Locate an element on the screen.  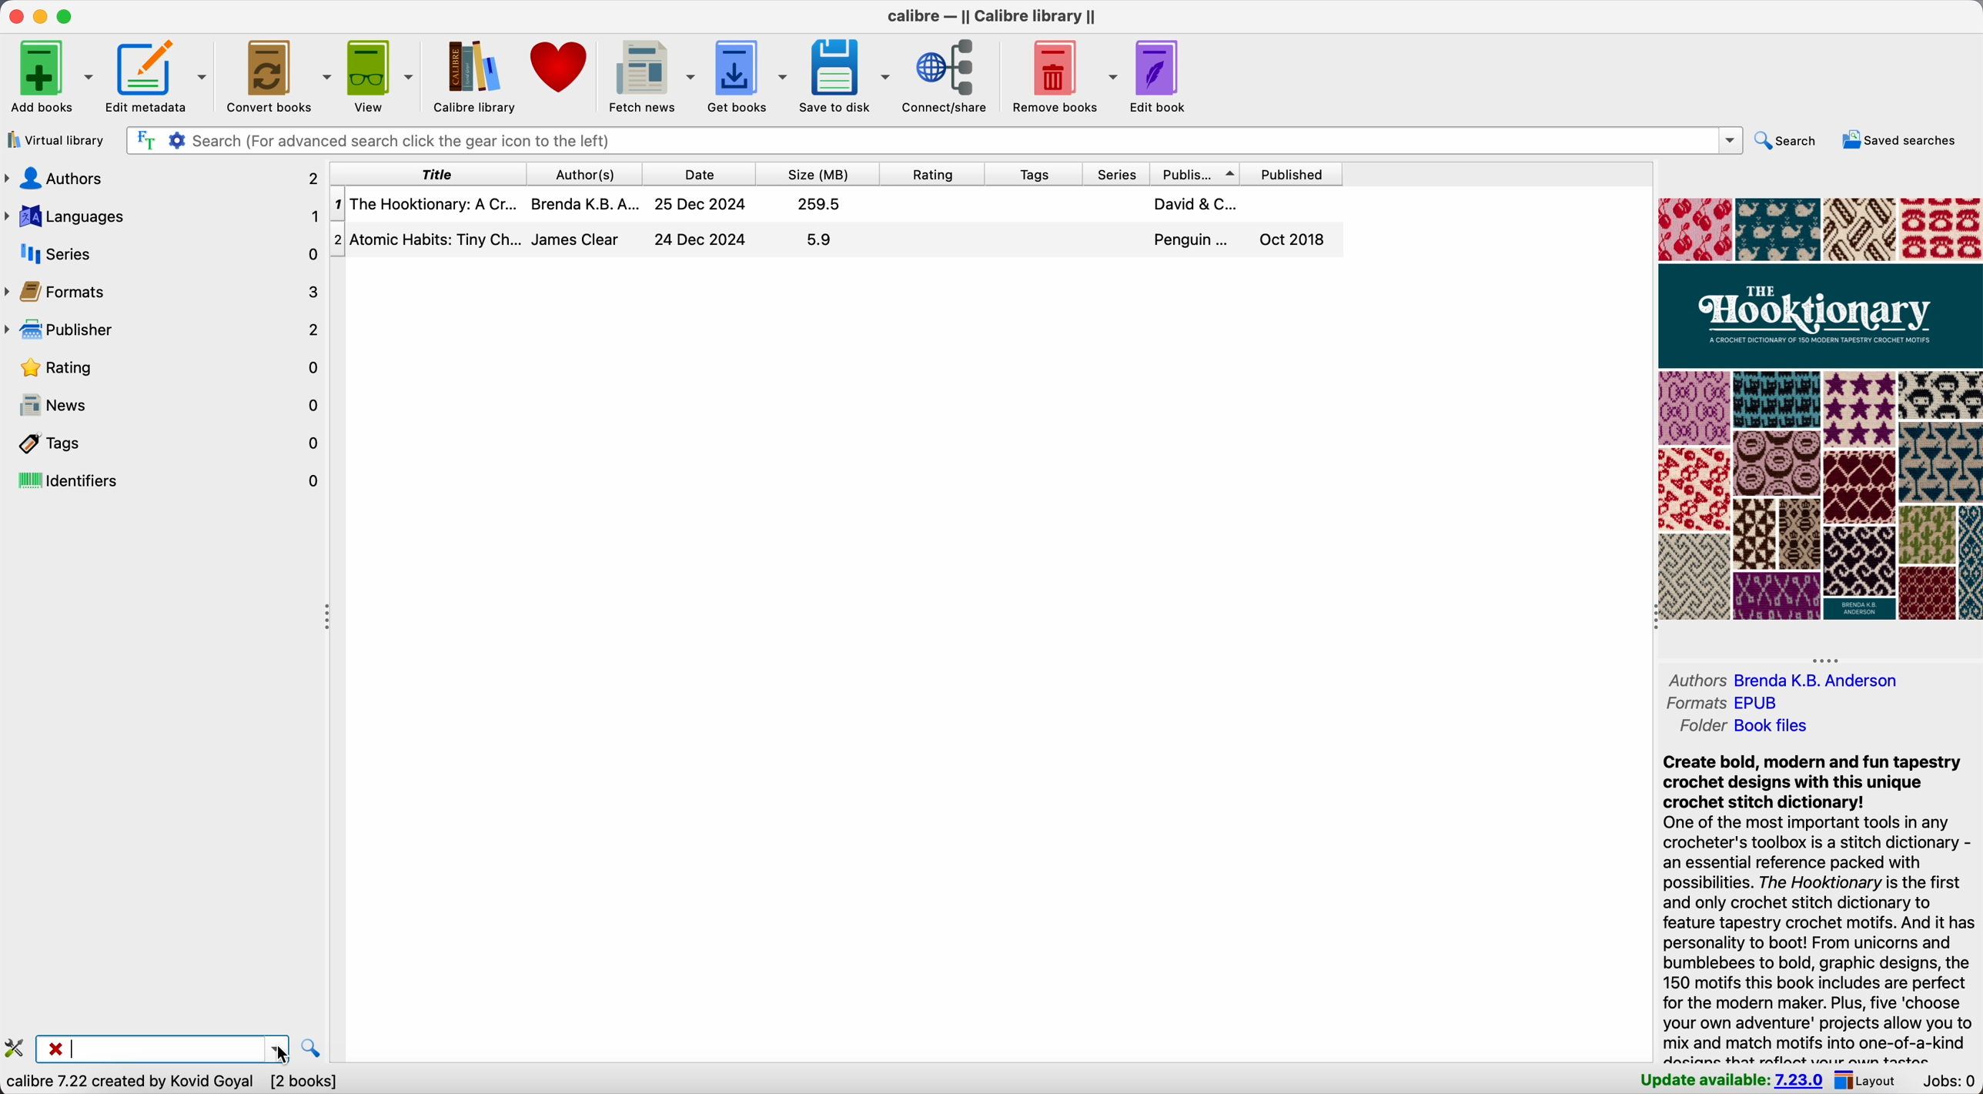
search bar is located at coordinates (179, 1049).